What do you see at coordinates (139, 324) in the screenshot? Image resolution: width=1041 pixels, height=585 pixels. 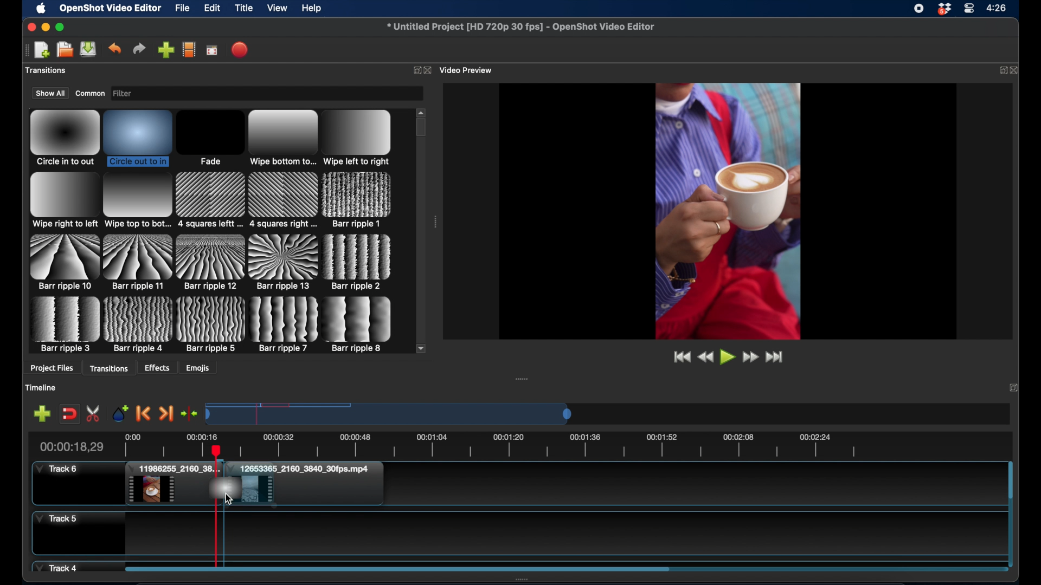 I see `transition` at bounding box center [139, 324].